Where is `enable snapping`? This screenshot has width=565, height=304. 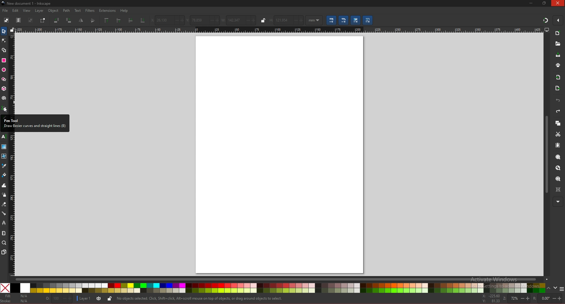 enable snapping is located at coordinates (560, 19).